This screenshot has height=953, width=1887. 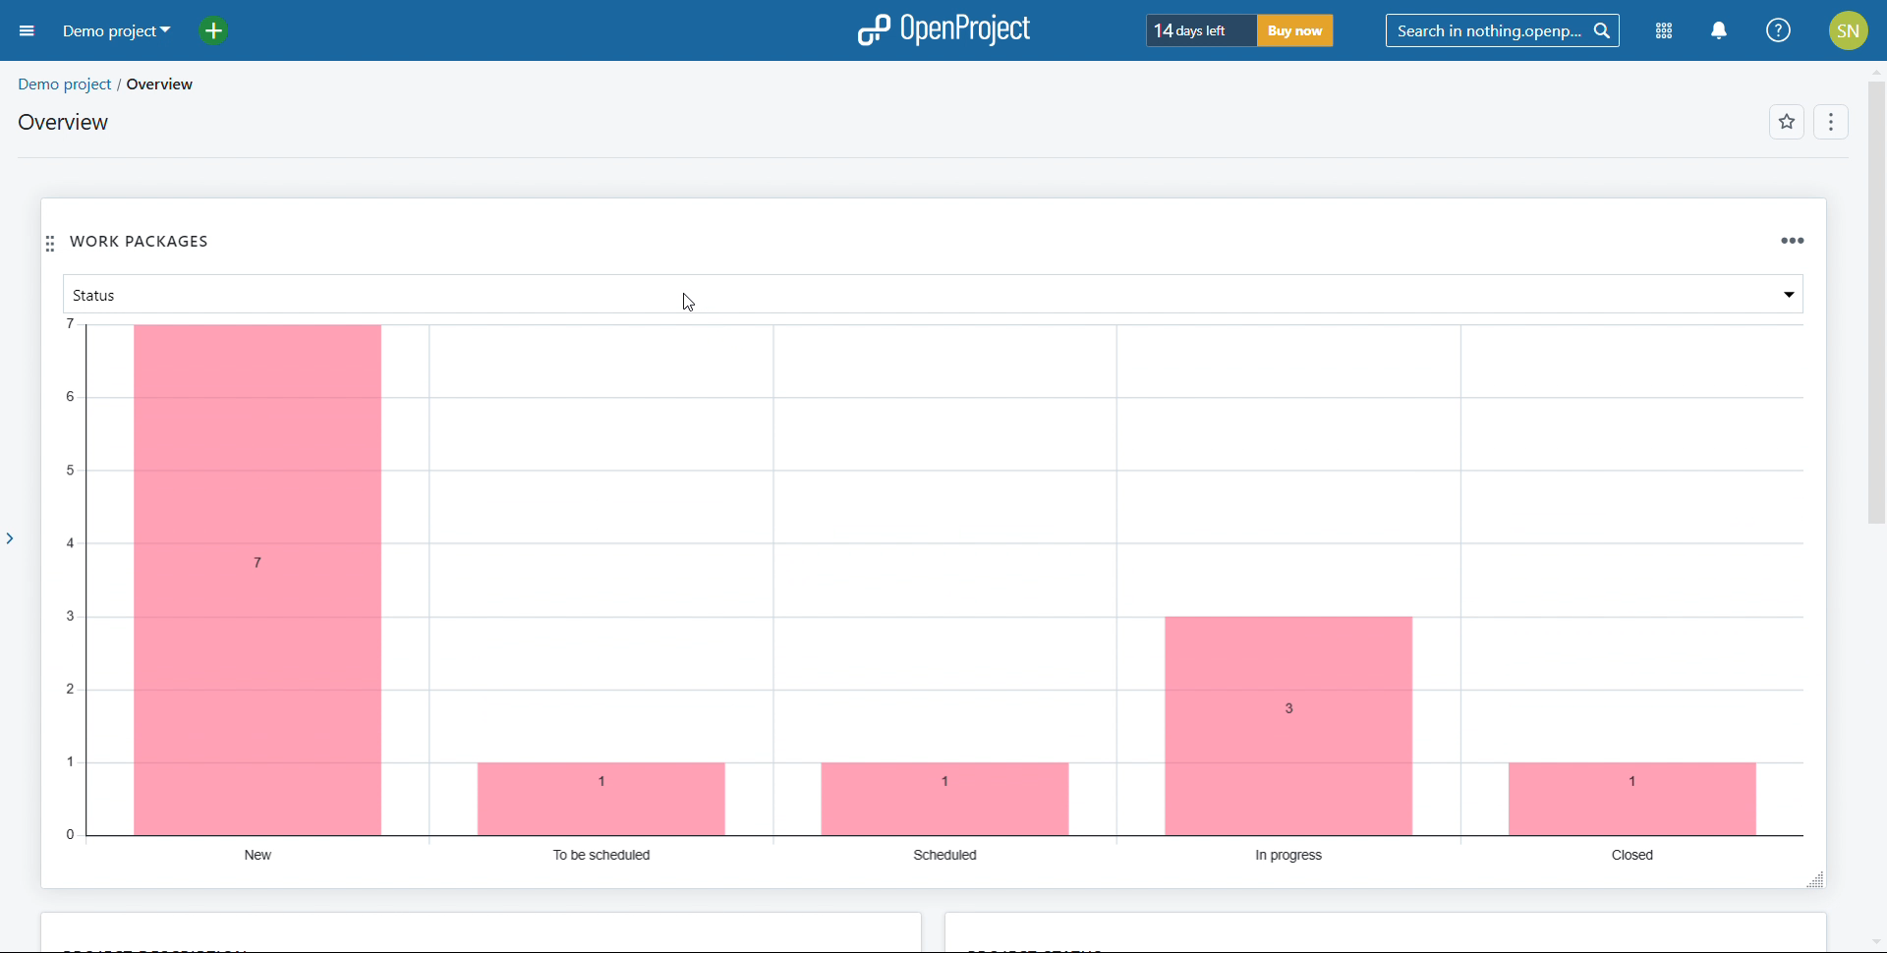 I want to click on work packages, so click(x=142, y=239).